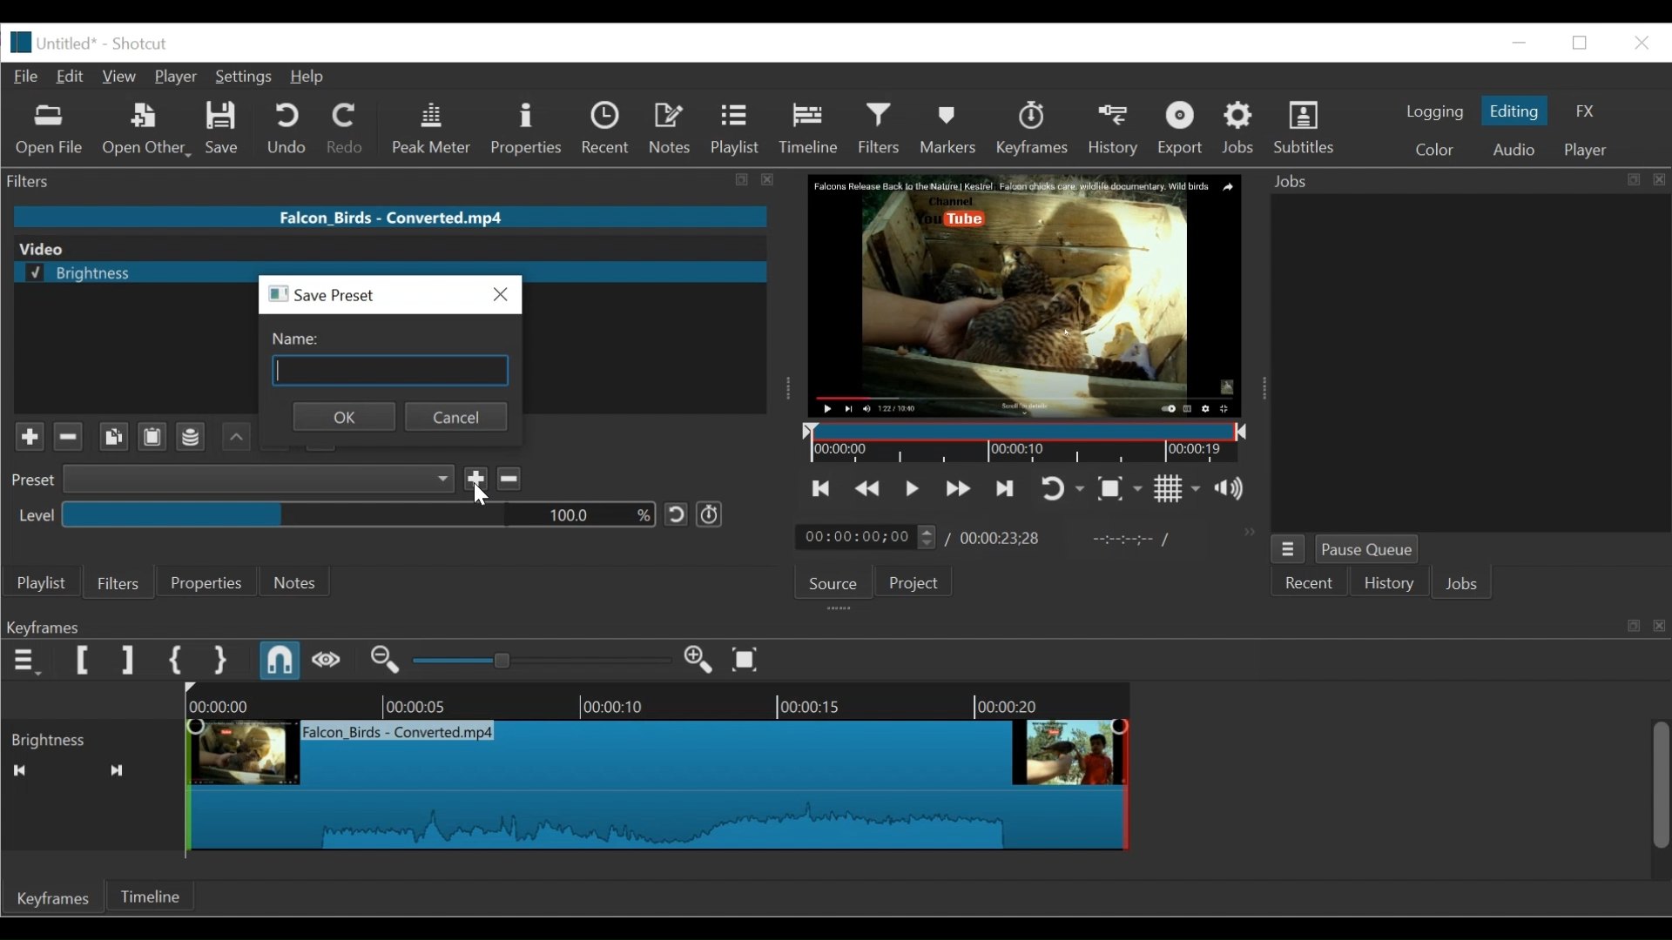 This screenshot has width=1672, height=940. What do you see at coordinates (1305, 128) in the screenshot?
I see `Subtitles` at bounding box center [1305, 128].